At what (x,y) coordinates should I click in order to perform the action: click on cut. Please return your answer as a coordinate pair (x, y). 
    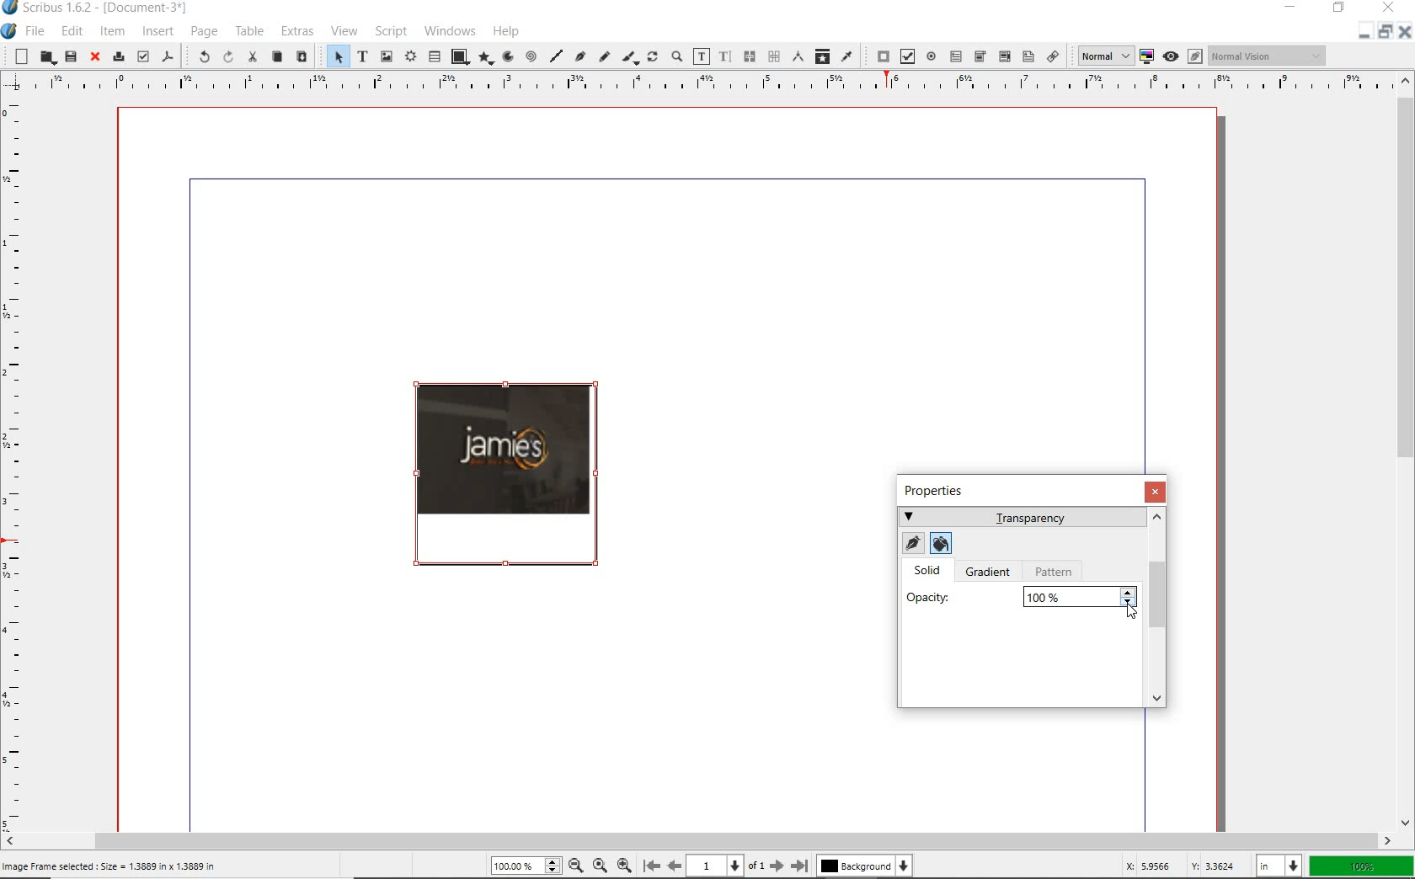
    Looking at the image, I should click on (252, 58).